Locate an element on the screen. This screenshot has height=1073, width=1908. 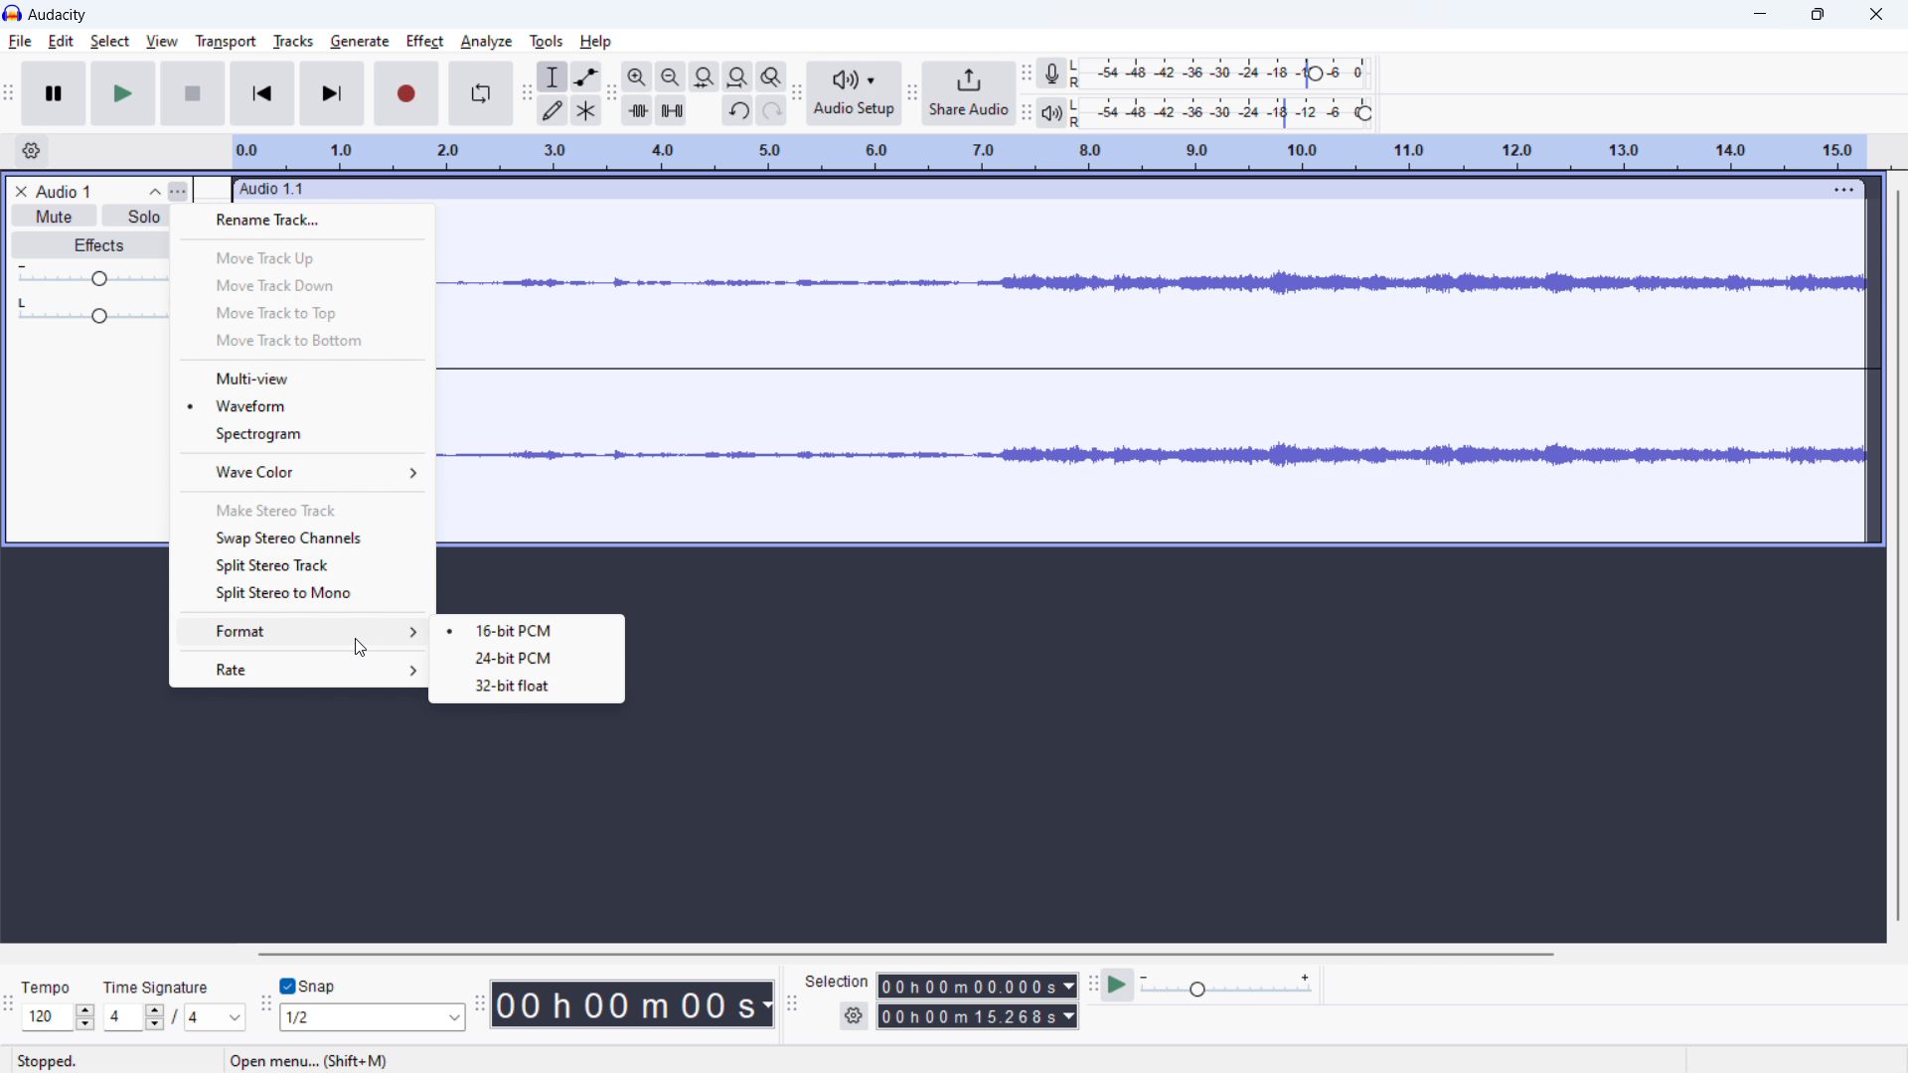
multi tool is located at coordinates (585, 110).